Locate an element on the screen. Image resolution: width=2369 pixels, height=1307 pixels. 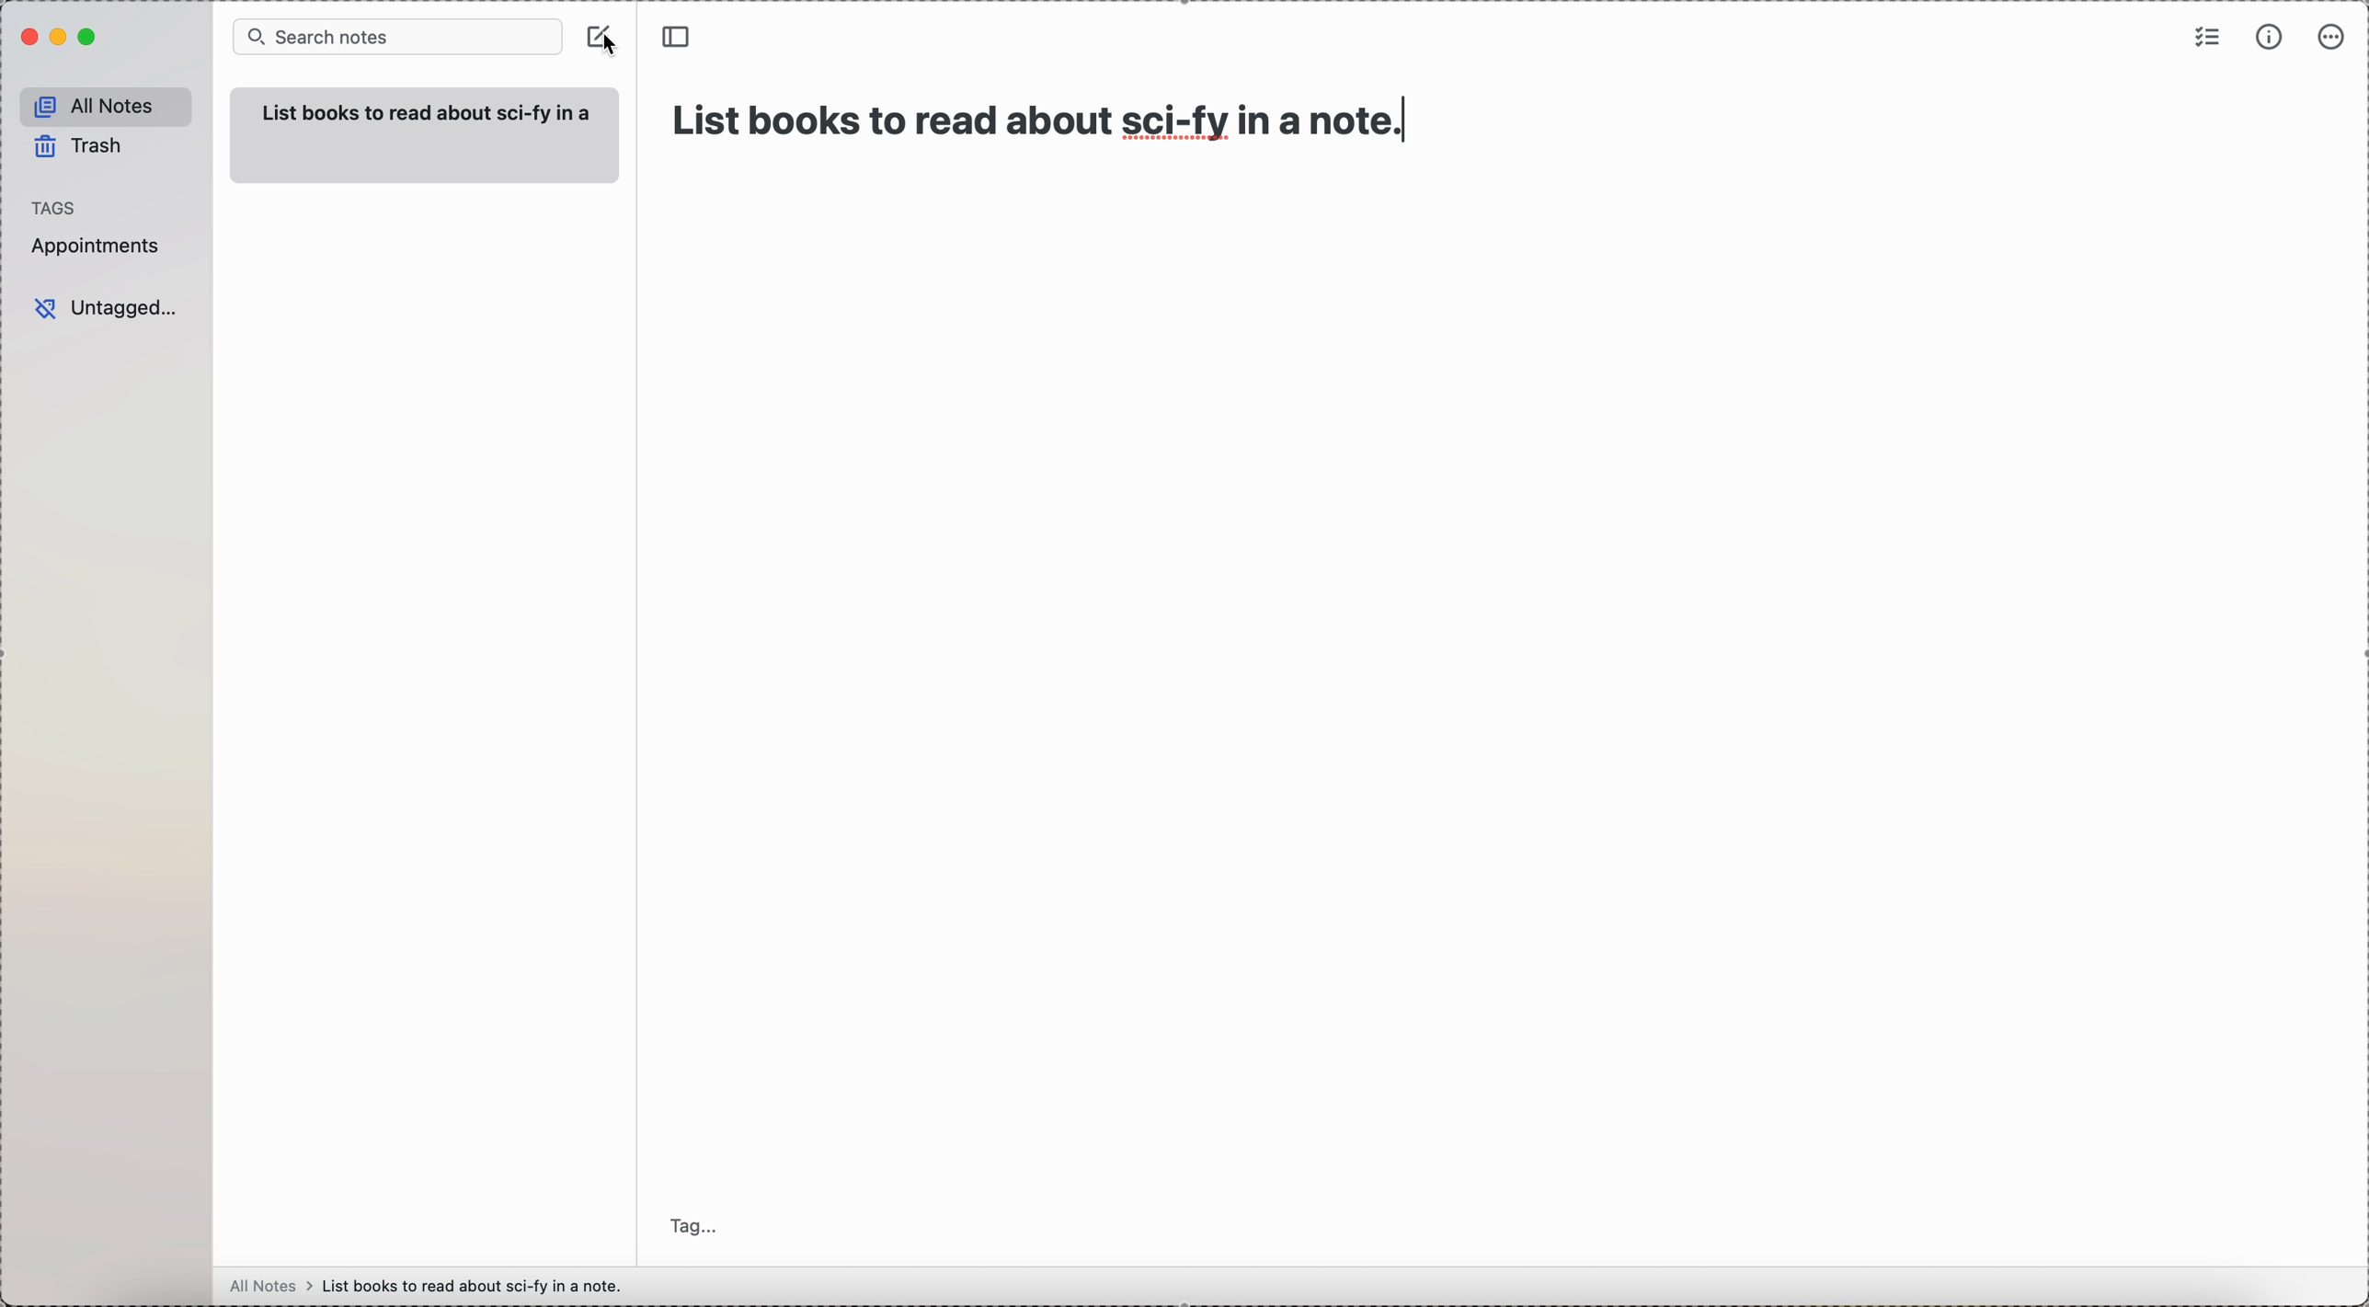
all notes > new note... is located at coordinates (434, 1284).